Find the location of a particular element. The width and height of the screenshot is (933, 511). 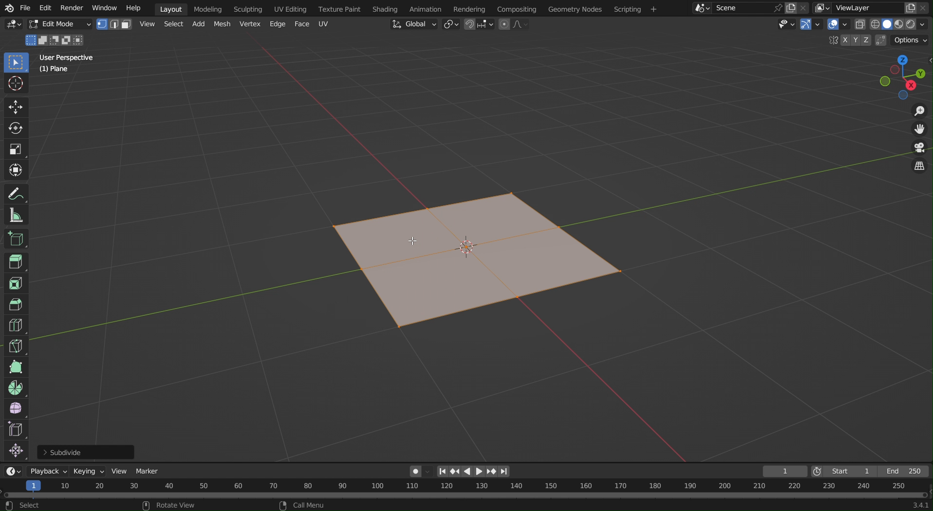

Vertex is located at coordinates (249, 24).